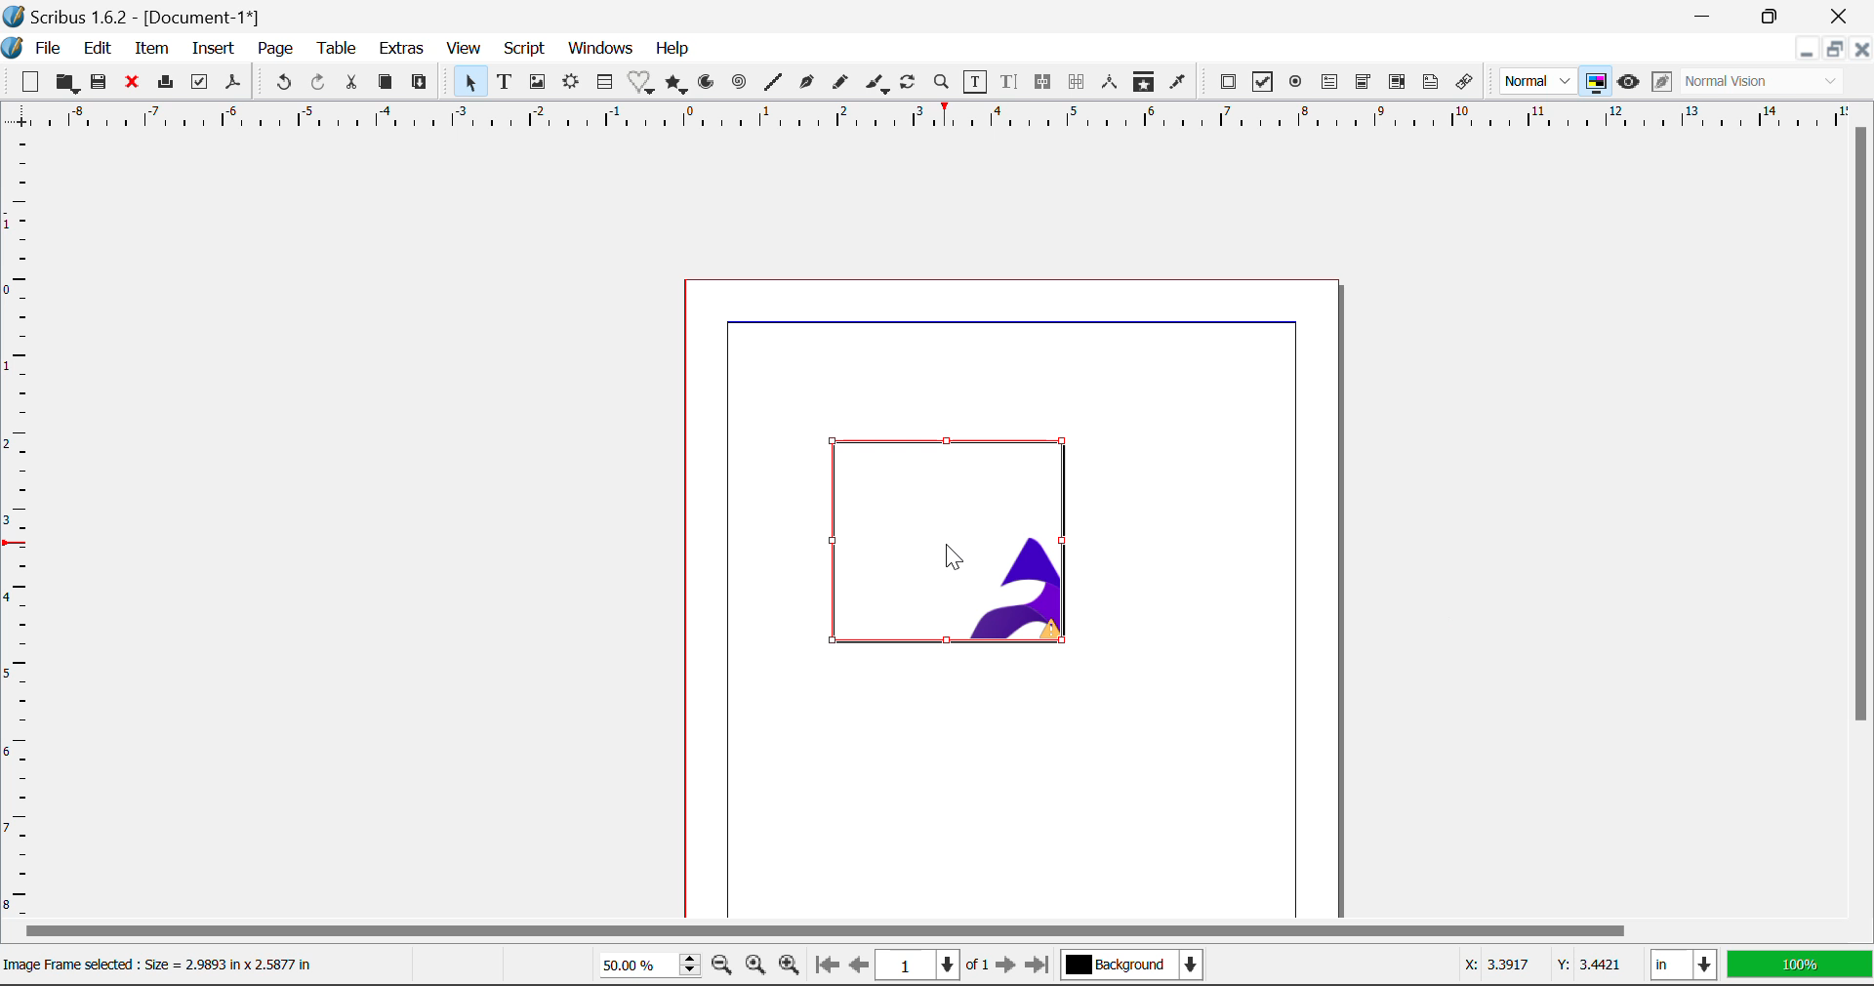 The width and height of the screenshot is (1874, 986). What do you see at coordinates (166, 966) in the screenshot?
I see `Application Information` at bounding box center [166, 966].